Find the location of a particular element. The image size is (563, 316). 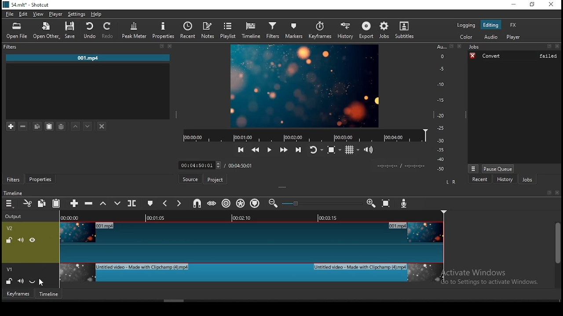

video track v1 is located at coordinates (251, 276).